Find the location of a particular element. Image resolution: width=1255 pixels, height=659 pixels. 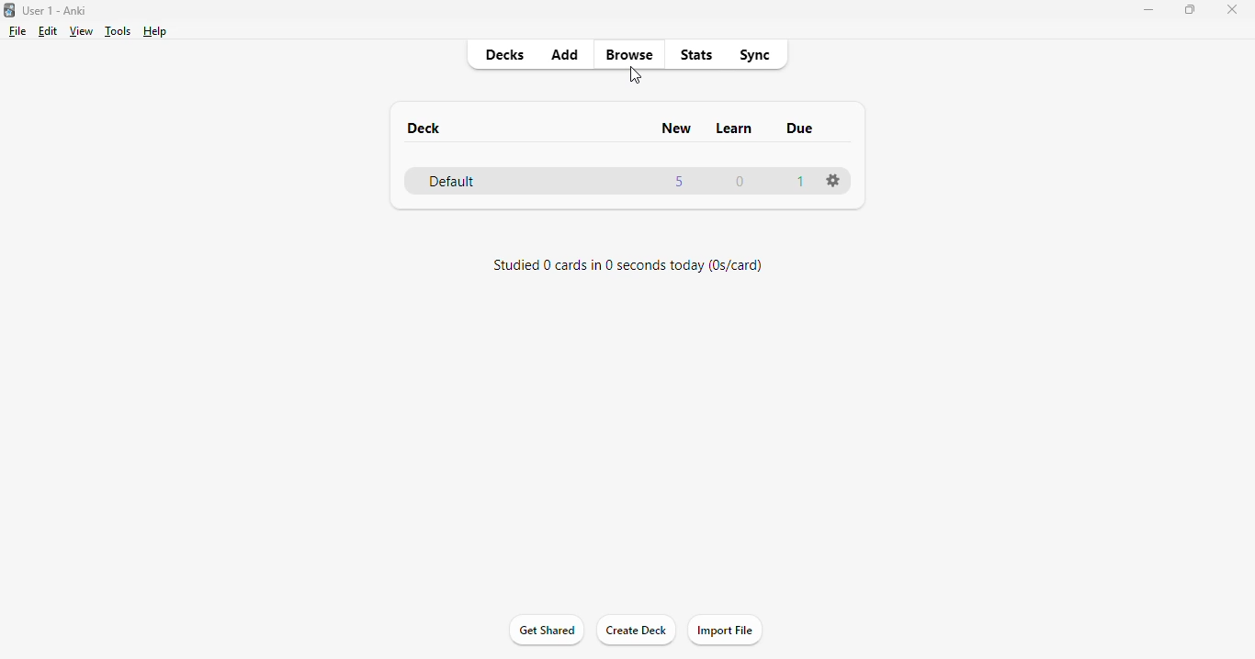

get shared is located at coordinates (545, 631).